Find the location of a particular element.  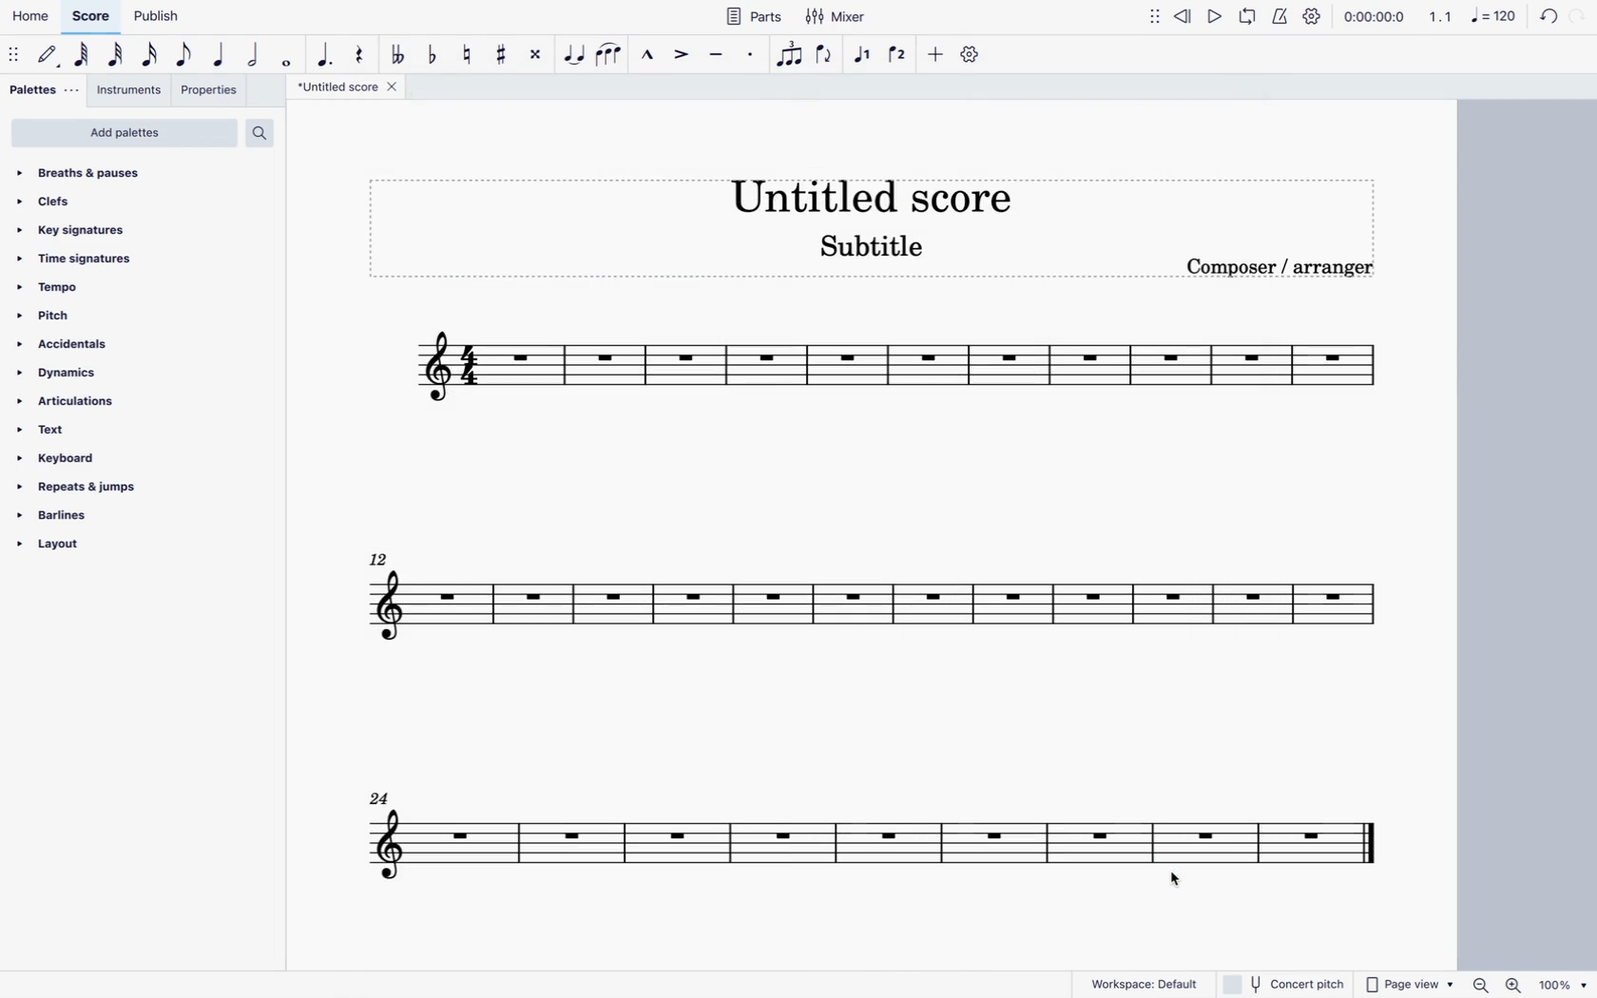

voice 1 is located at coordinates (864, 56).